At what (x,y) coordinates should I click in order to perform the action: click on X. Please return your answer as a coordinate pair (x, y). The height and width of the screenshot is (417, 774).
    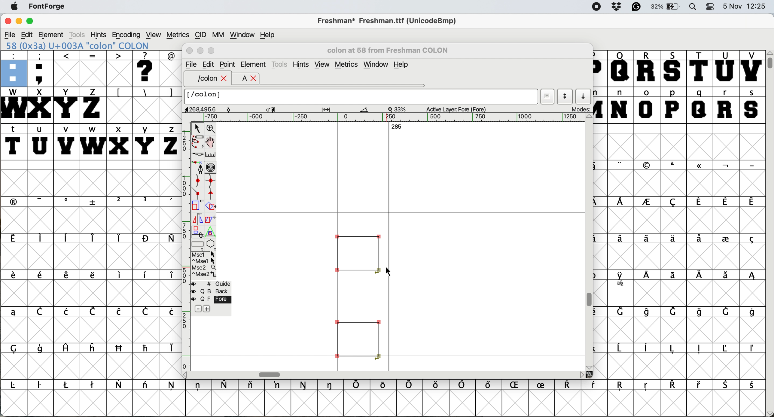
    Looking at the image, I should click on (40, 105).